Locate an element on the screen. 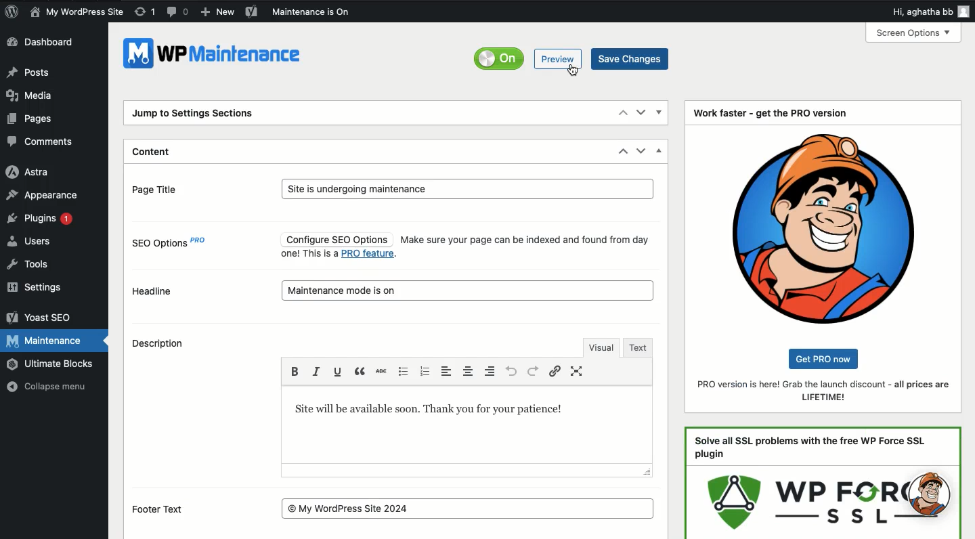 This screenshot has width=975, height=539. one! This is a is located at coordinates (309, 254).